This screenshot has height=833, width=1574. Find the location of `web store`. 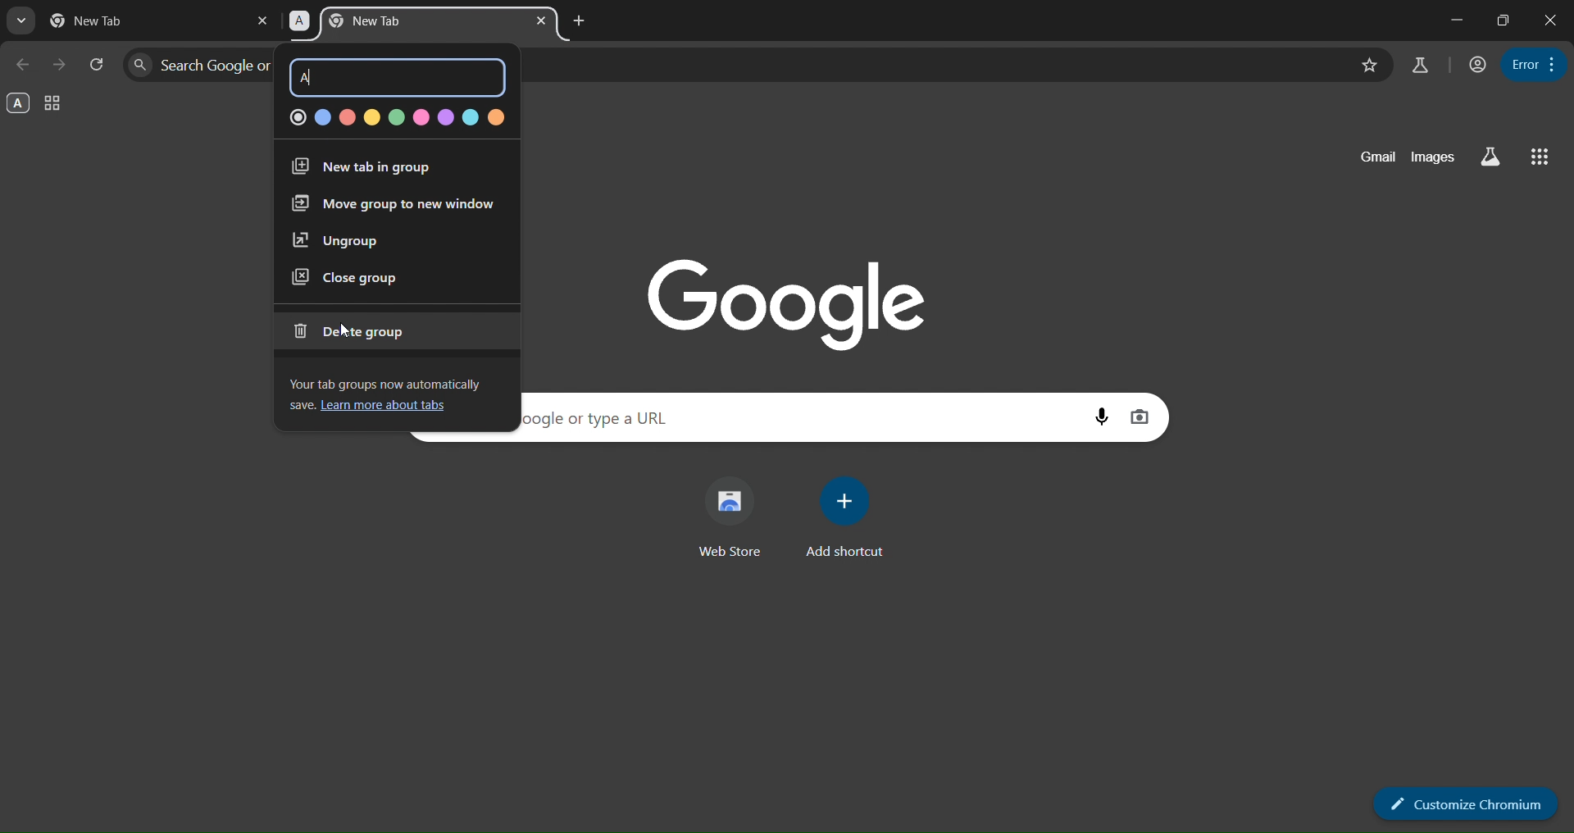

web store is located at coordinates (736, 519).